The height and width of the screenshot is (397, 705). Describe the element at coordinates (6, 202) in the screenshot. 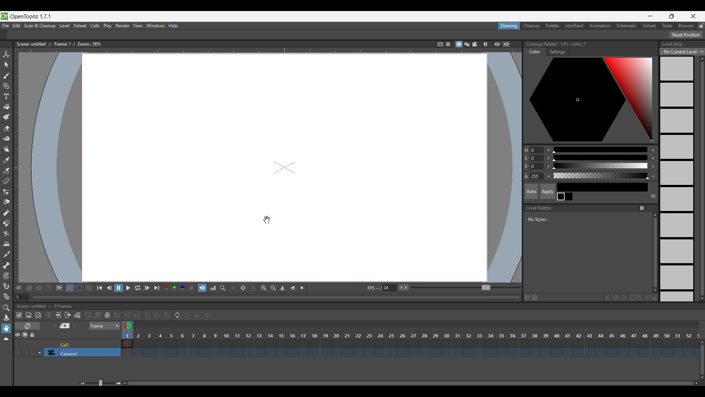

I see `Pinch tool` at that location.